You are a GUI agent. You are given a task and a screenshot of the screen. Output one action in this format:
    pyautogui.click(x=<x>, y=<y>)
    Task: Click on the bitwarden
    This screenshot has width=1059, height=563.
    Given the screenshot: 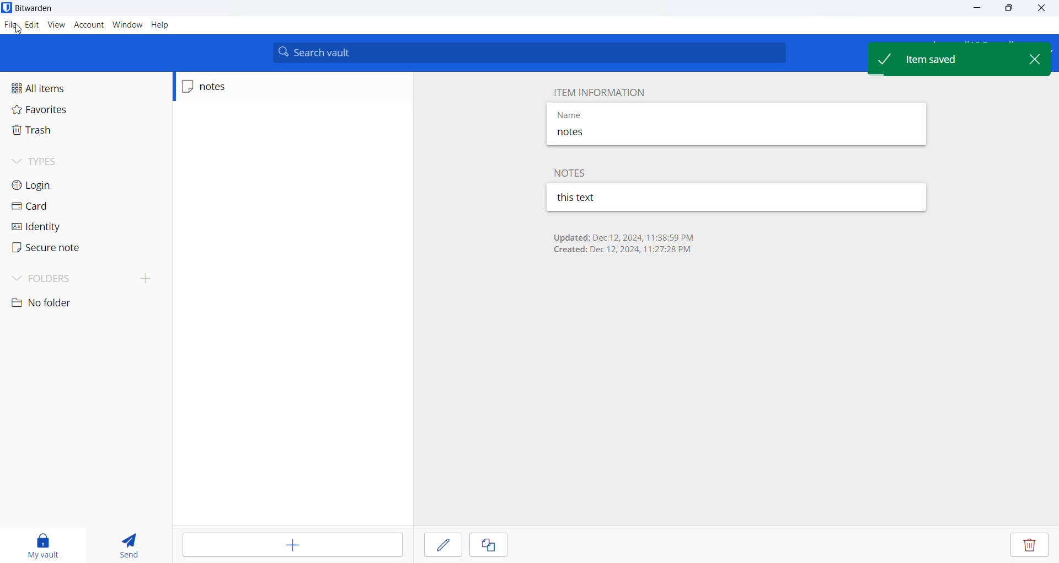 What is the action you would take?
    pyautogui.click(x=33, y=8)
    